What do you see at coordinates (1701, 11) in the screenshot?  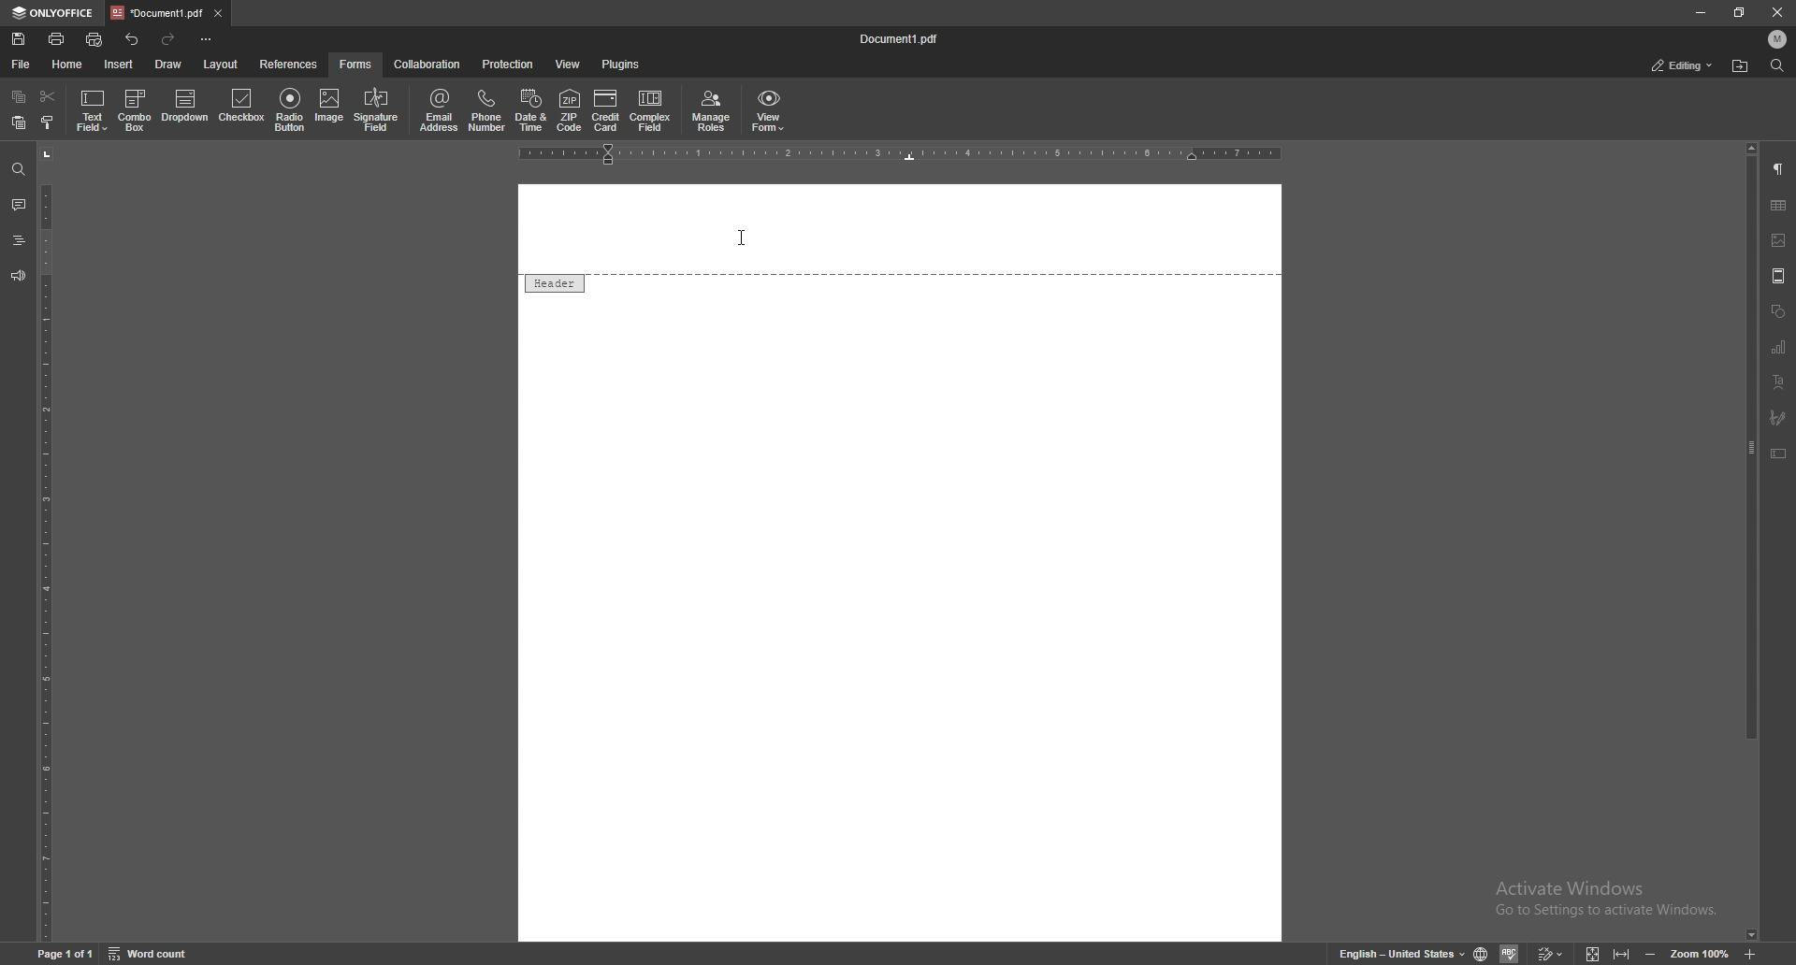 I see `minimize` at bounding box center [1701, 11].